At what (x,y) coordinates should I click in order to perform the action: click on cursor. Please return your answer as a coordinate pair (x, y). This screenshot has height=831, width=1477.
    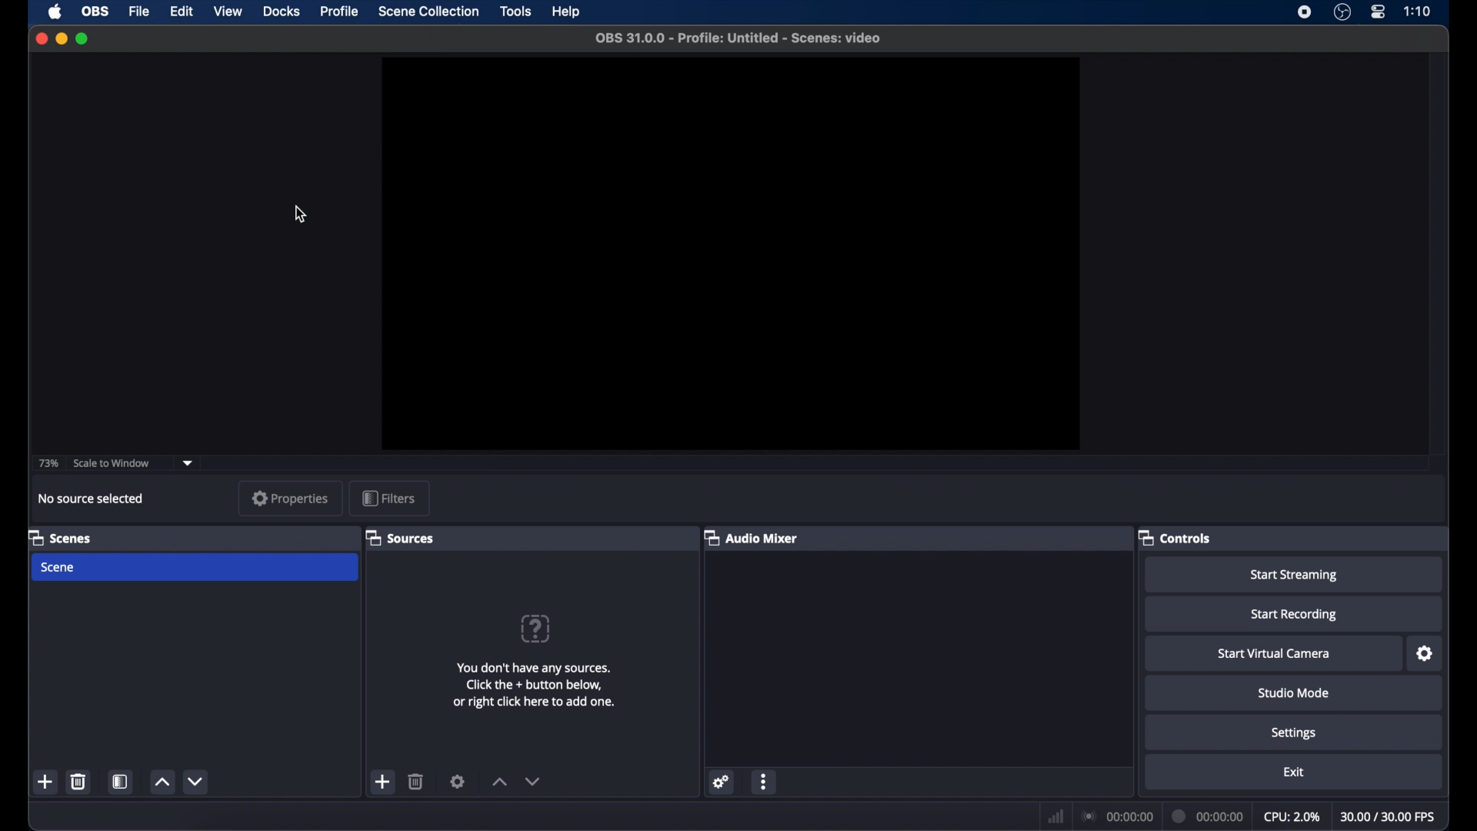
    Looking at the image, I should click on (302, 215).